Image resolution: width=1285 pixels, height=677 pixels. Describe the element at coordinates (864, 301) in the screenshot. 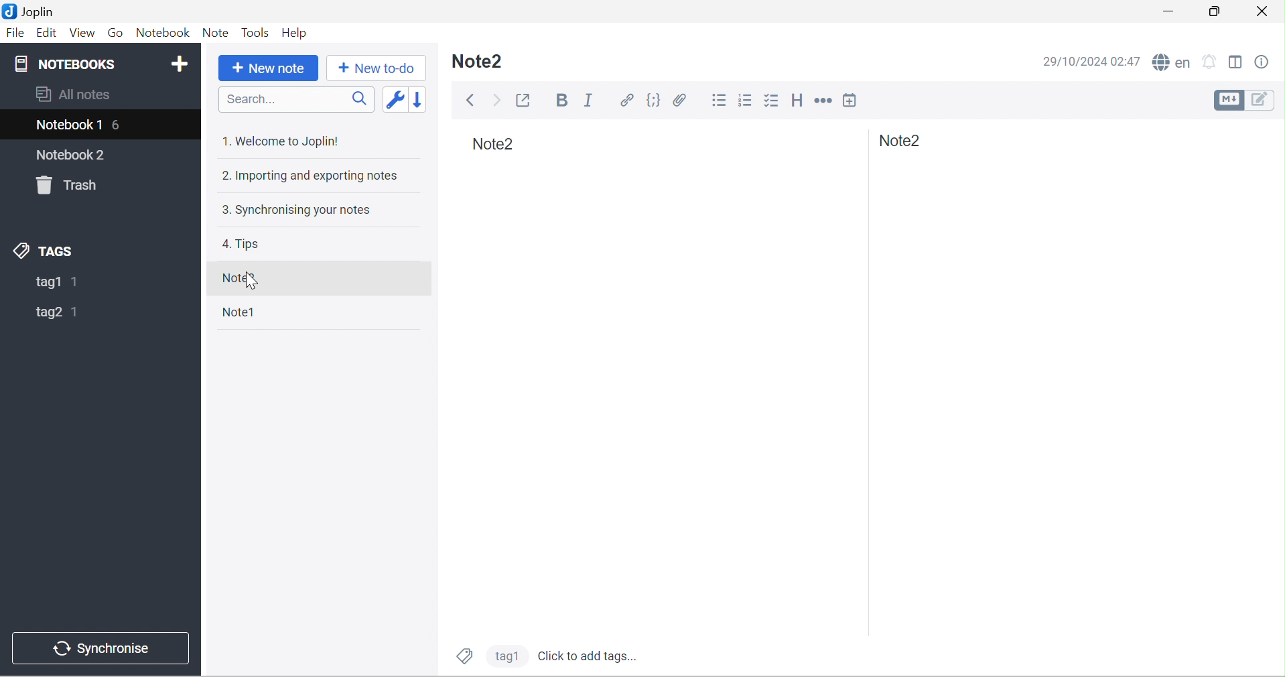

I see `` at that location.